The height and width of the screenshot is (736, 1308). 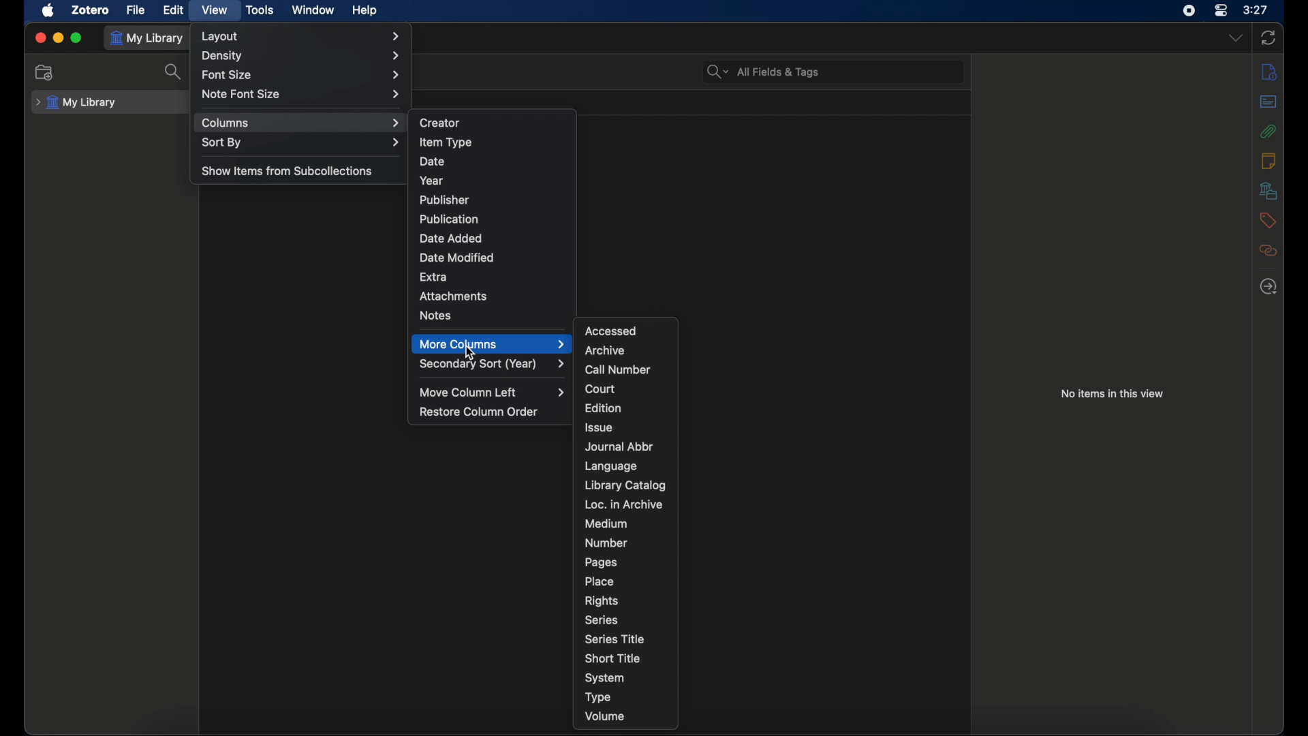 What do you see at coordinates (493, 344) in the screenshot?
I see `more columns` at bounding box center [493, 344].